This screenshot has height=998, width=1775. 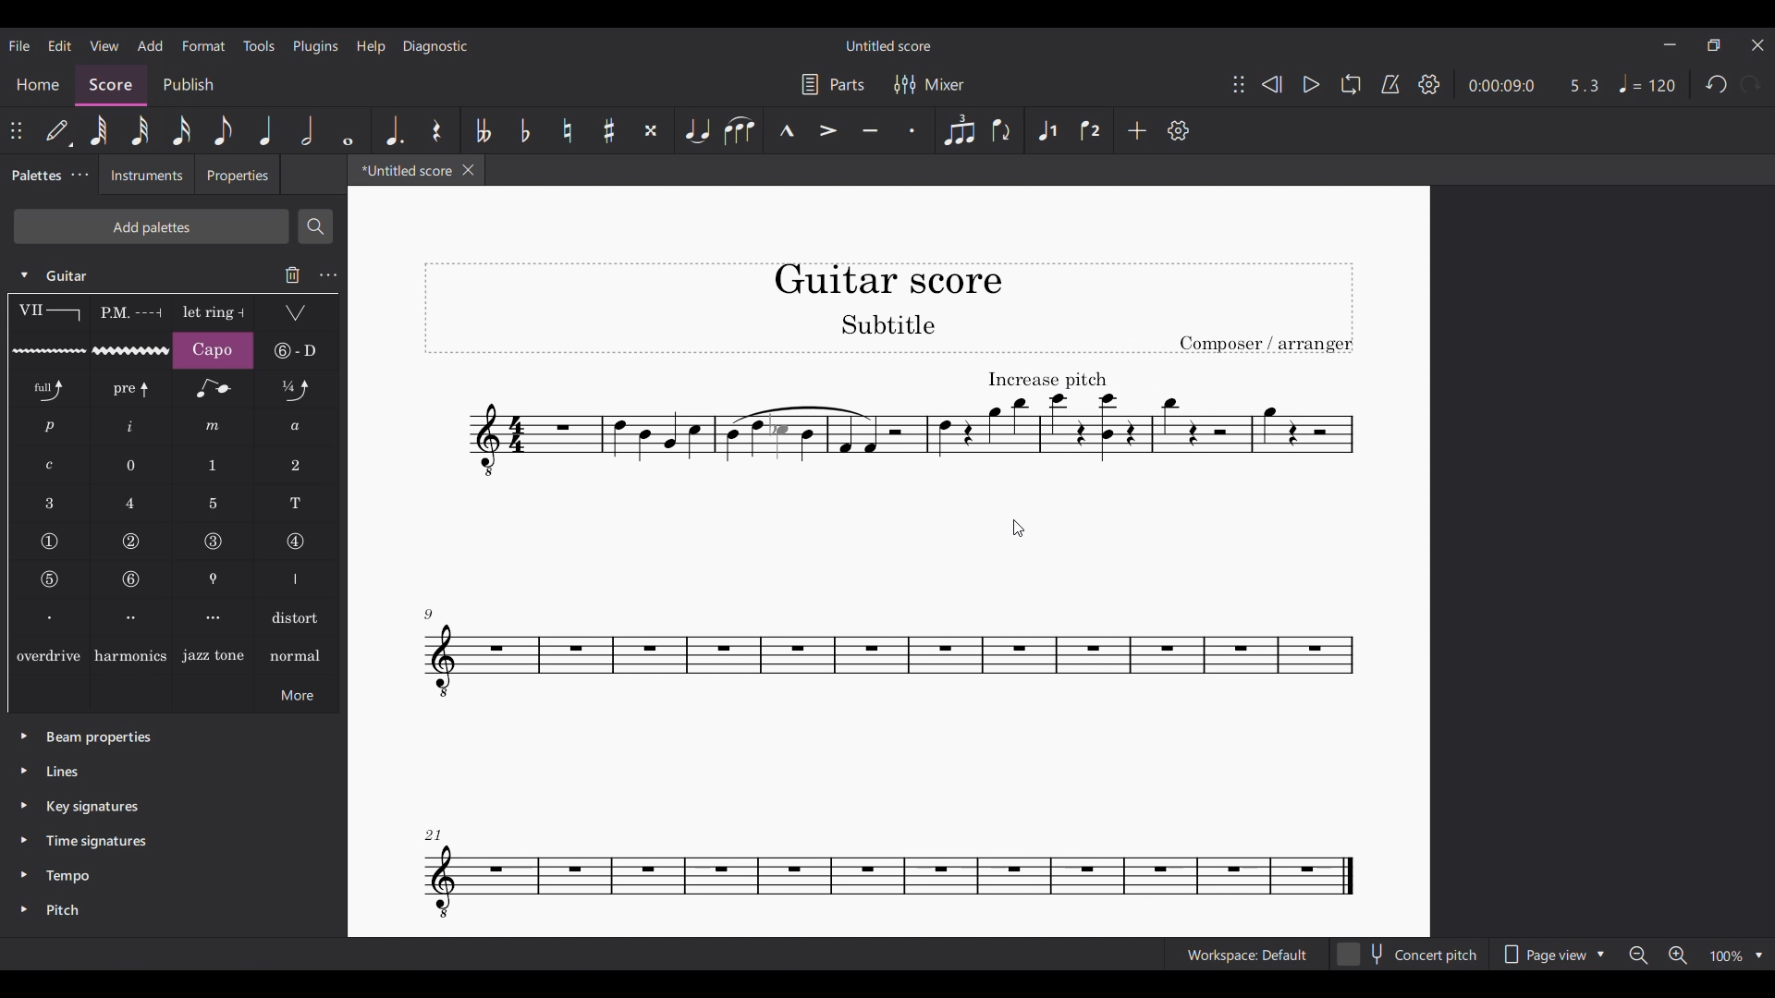 I want to click on Tempo, so click(x=1646, y=83).